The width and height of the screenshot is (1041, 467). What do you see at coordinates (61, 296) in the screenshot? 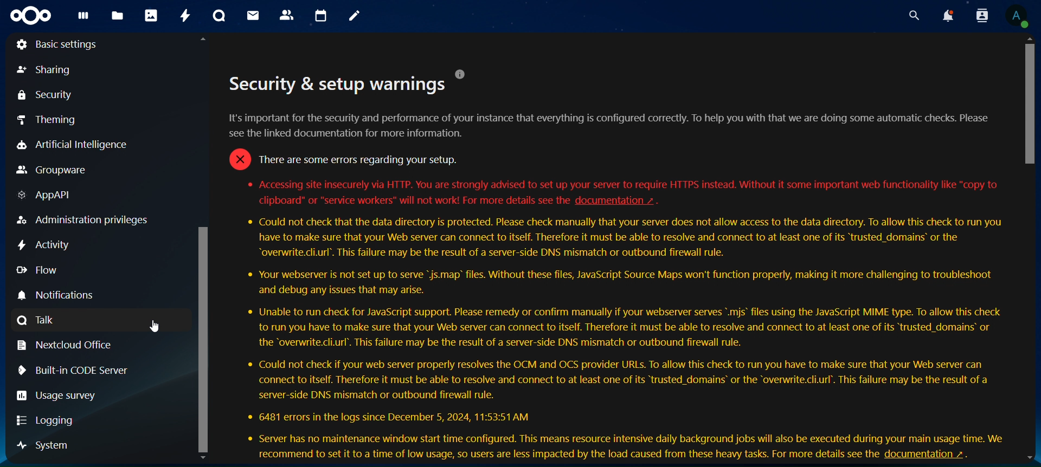
I see `Notifications` at bounding box center [61, 296].